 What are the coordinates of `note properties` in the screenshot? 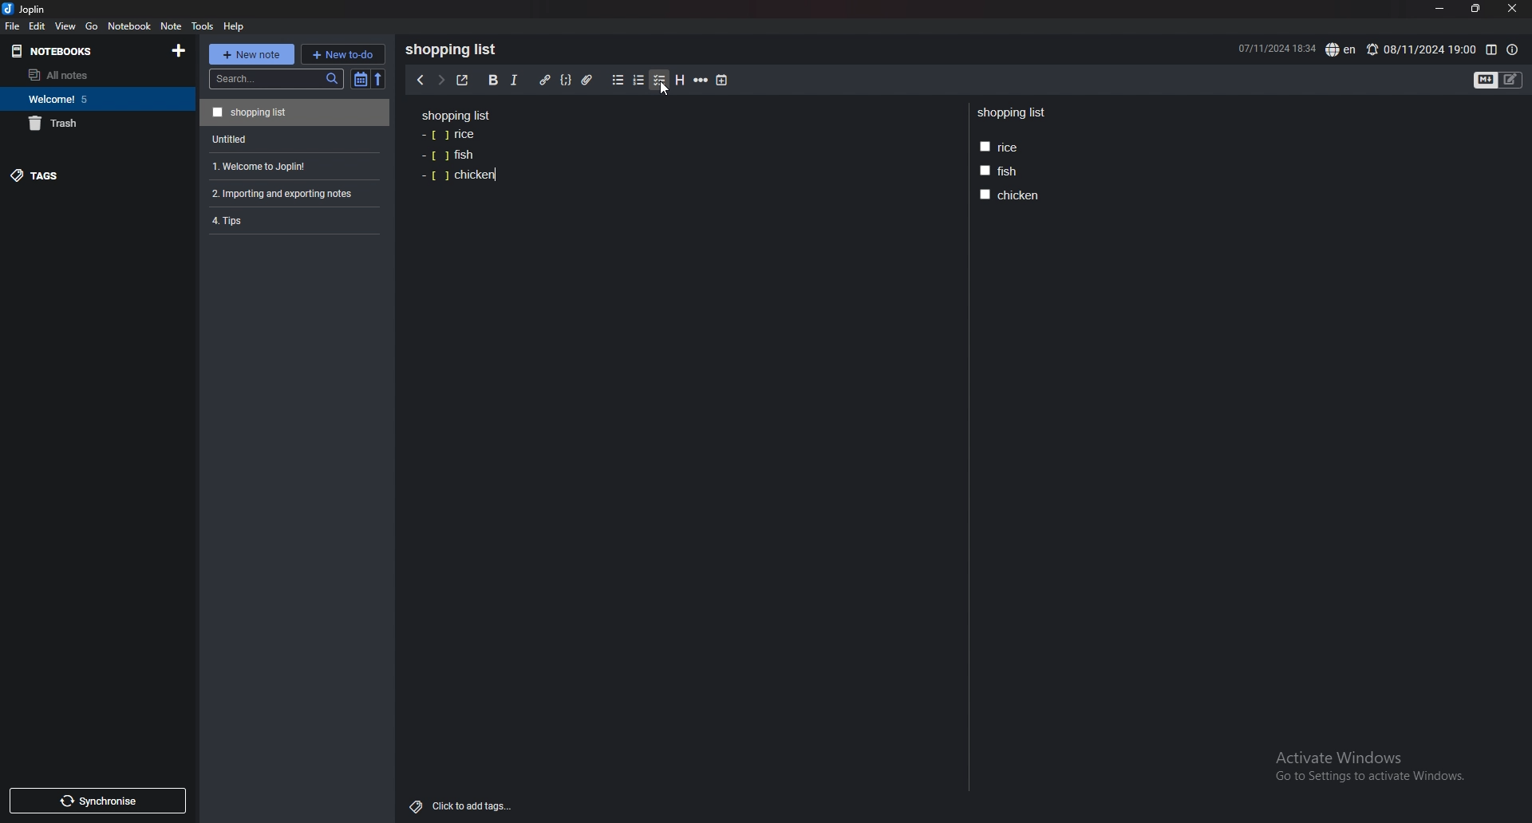 It's located at (1512, 50).